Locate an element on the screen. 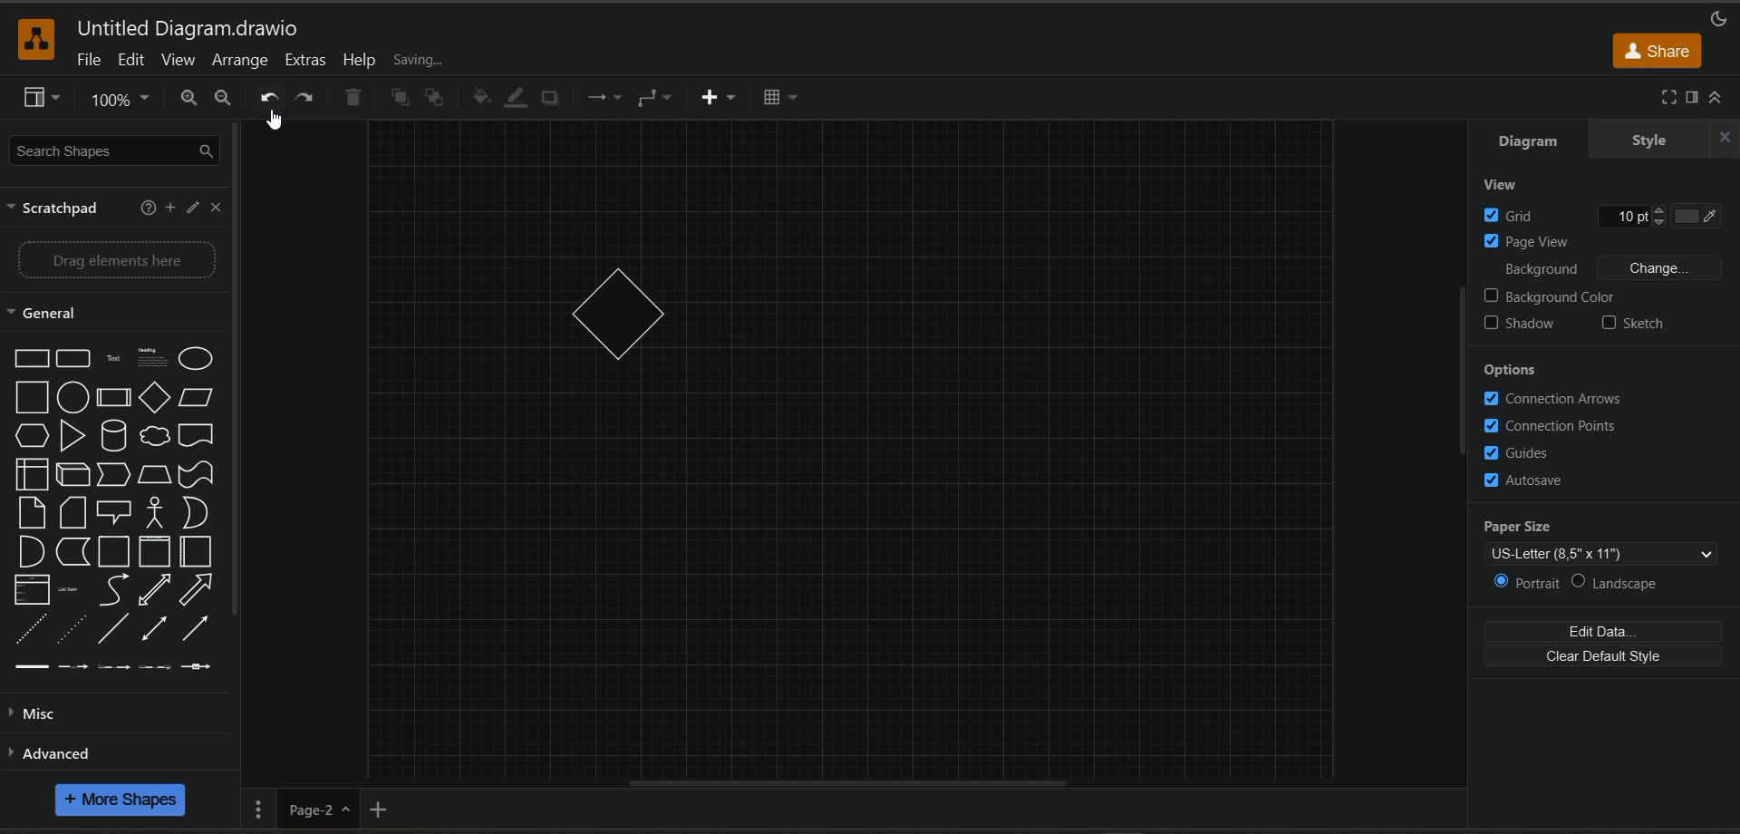 Image resolution: width=1740 pixels, height=834 pixels. zoom is located at coordinates (125, 98).